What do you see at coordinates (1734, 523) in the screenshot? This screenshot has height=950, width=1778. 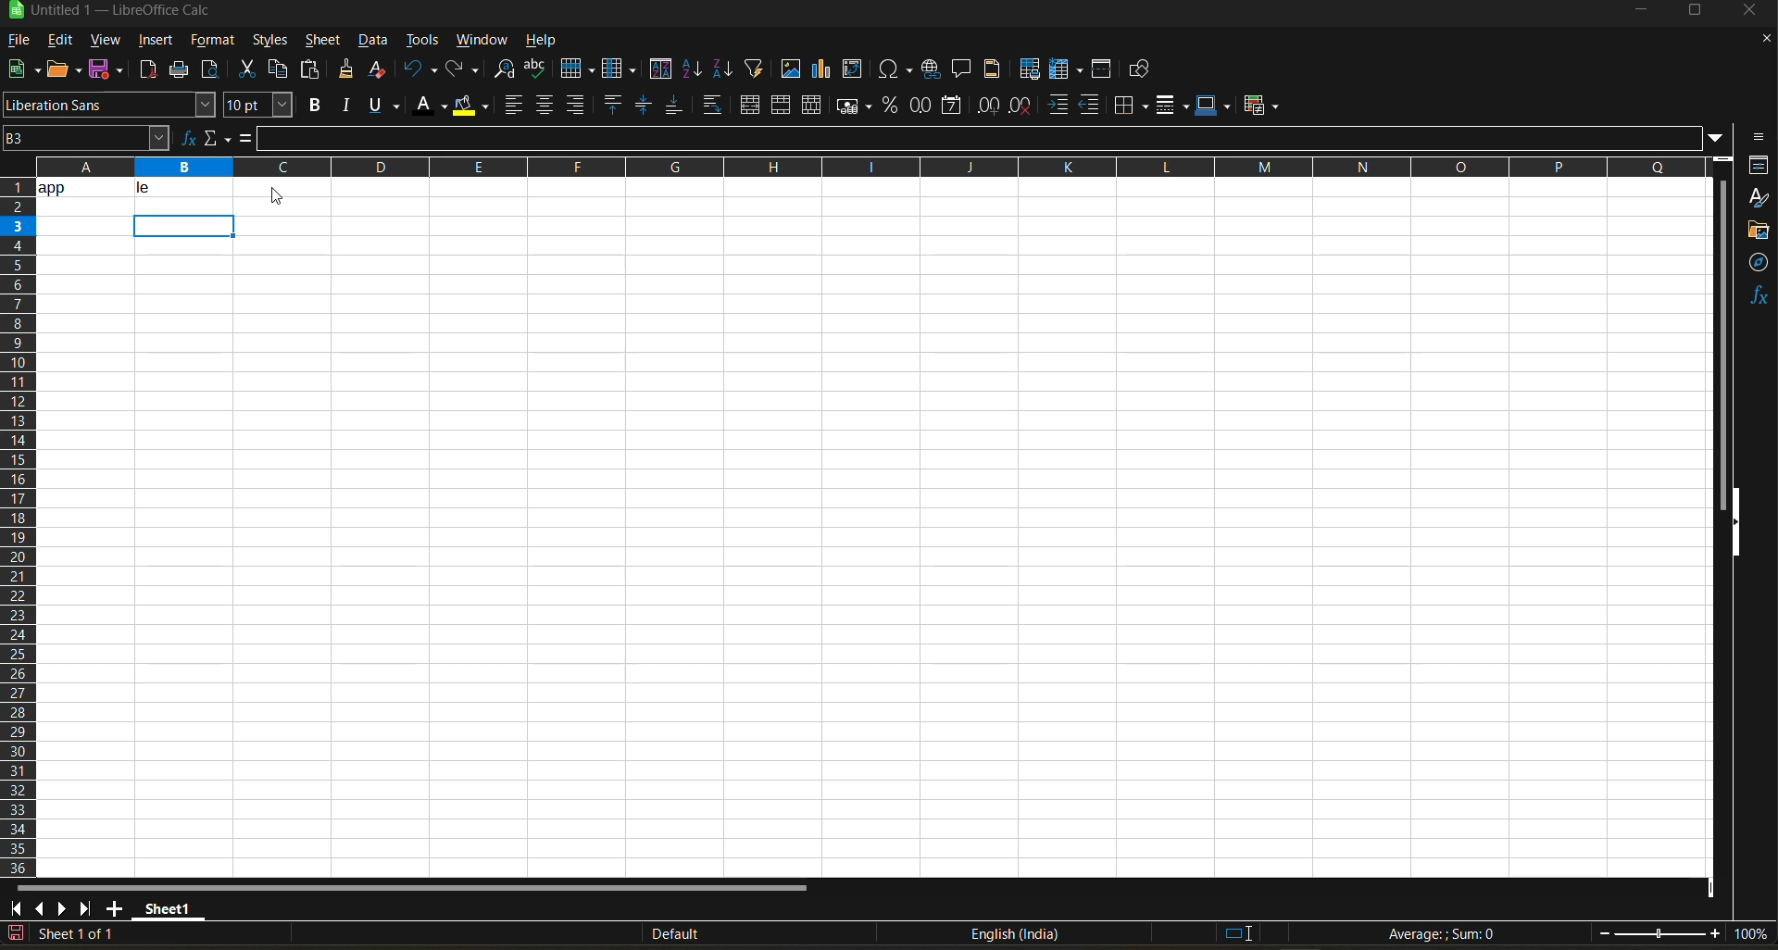 I see `hide` at bounding box center [1734, 523].